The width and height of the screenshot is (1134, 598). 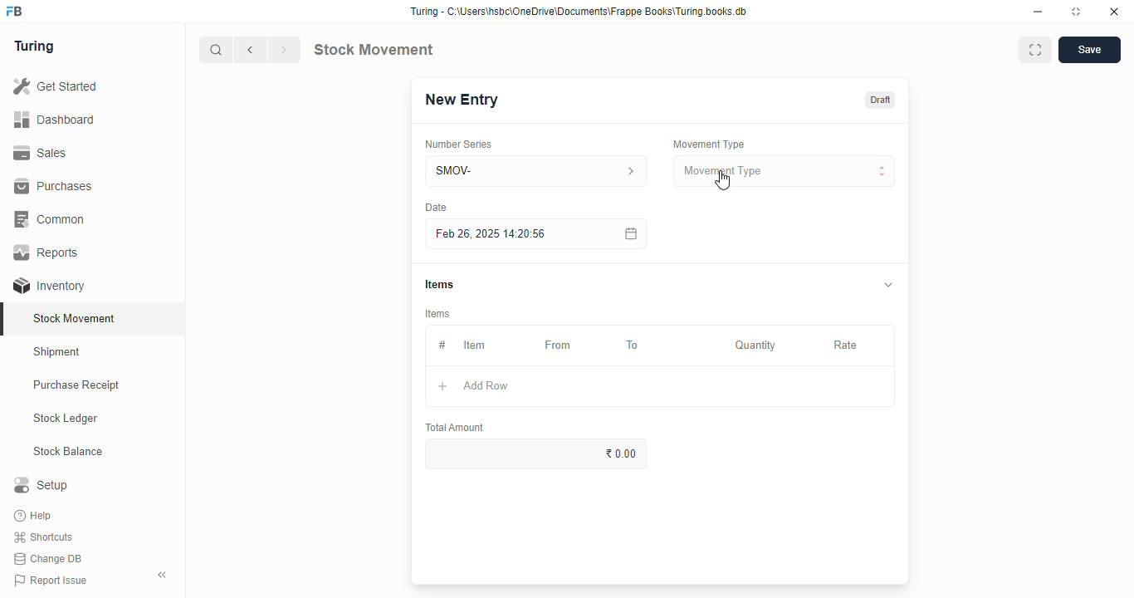 What do you see at coordinates (1038, 12) in the screenshot?
I see `minimize` at bounding box center [1038, 12].